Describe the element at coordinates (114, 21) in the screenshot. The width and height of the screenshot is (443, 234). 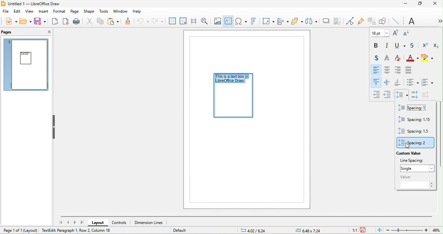
I see `paste` at that location.